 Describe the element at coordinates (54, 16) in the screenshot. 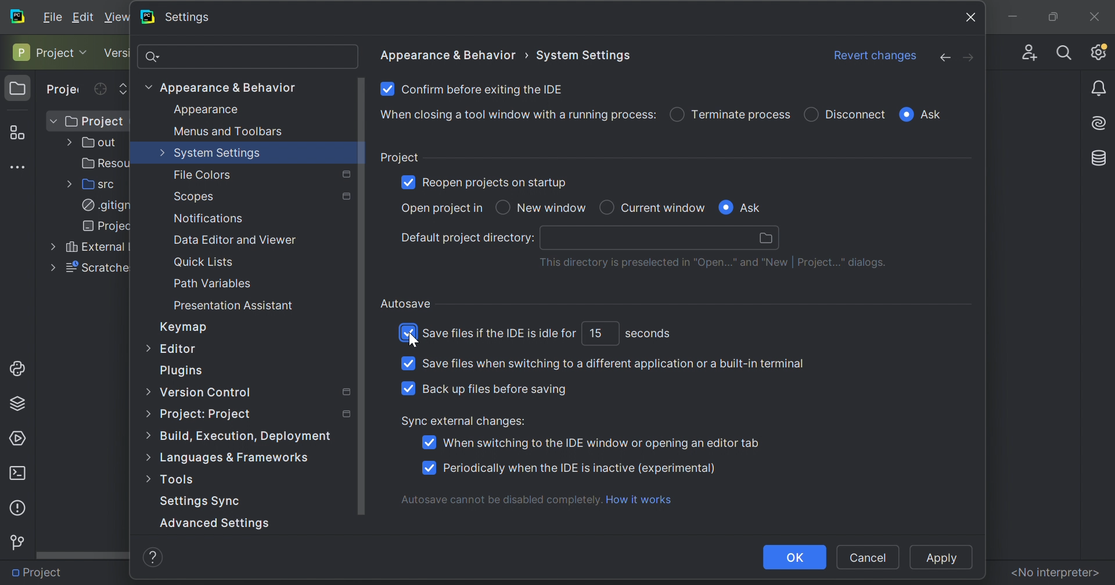

I see `Fiele` at that location.